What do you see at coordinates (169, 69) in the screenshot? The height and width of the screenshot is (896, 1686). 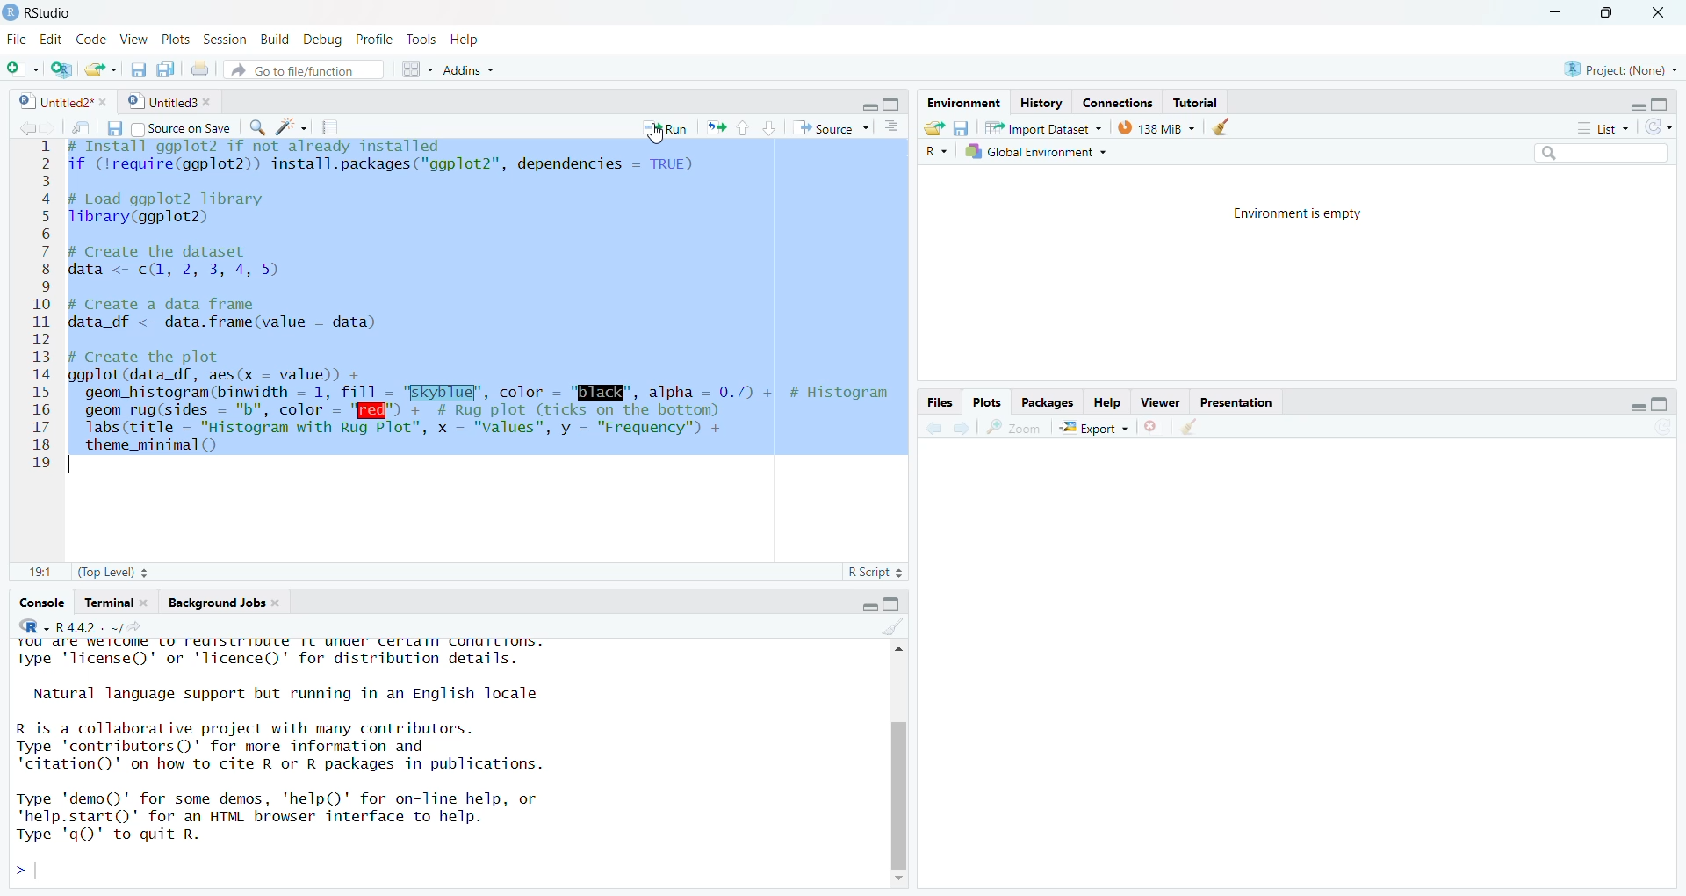 I see `Save all documents` at bounding box center [169, 69].